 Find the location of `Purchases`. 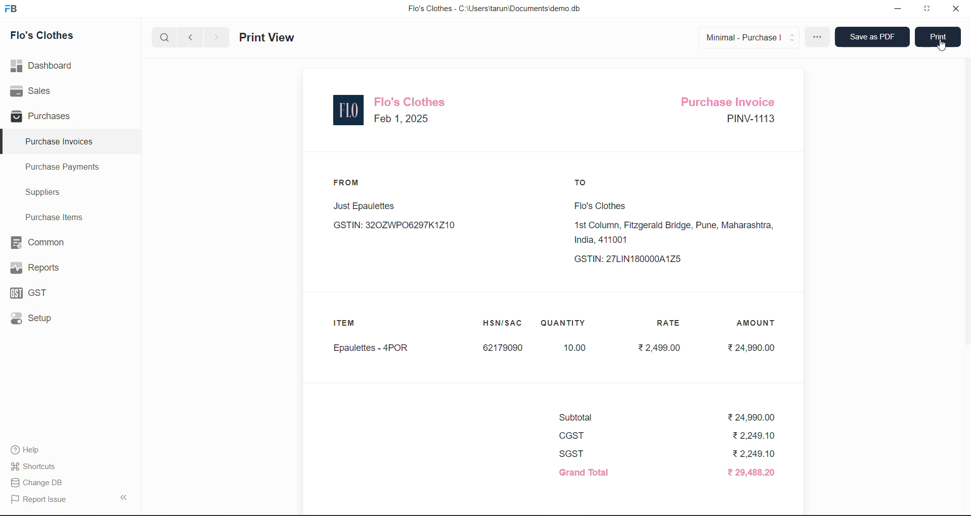

Purchases is located at coordinates (44, 116).